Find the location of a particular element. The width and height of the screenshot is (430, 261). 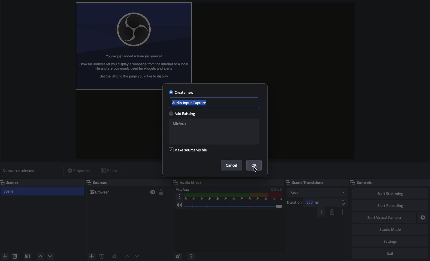

Cancel is located at coordinates (231, 165).